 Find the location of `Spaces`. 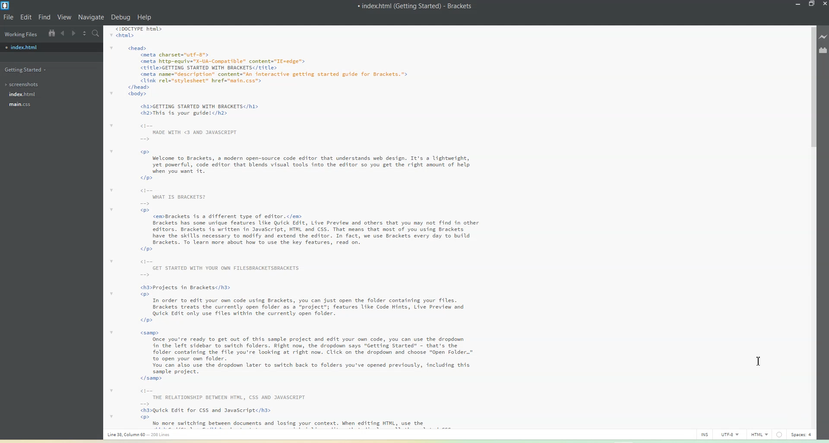

Spaces is located at coordinates (778, 434).